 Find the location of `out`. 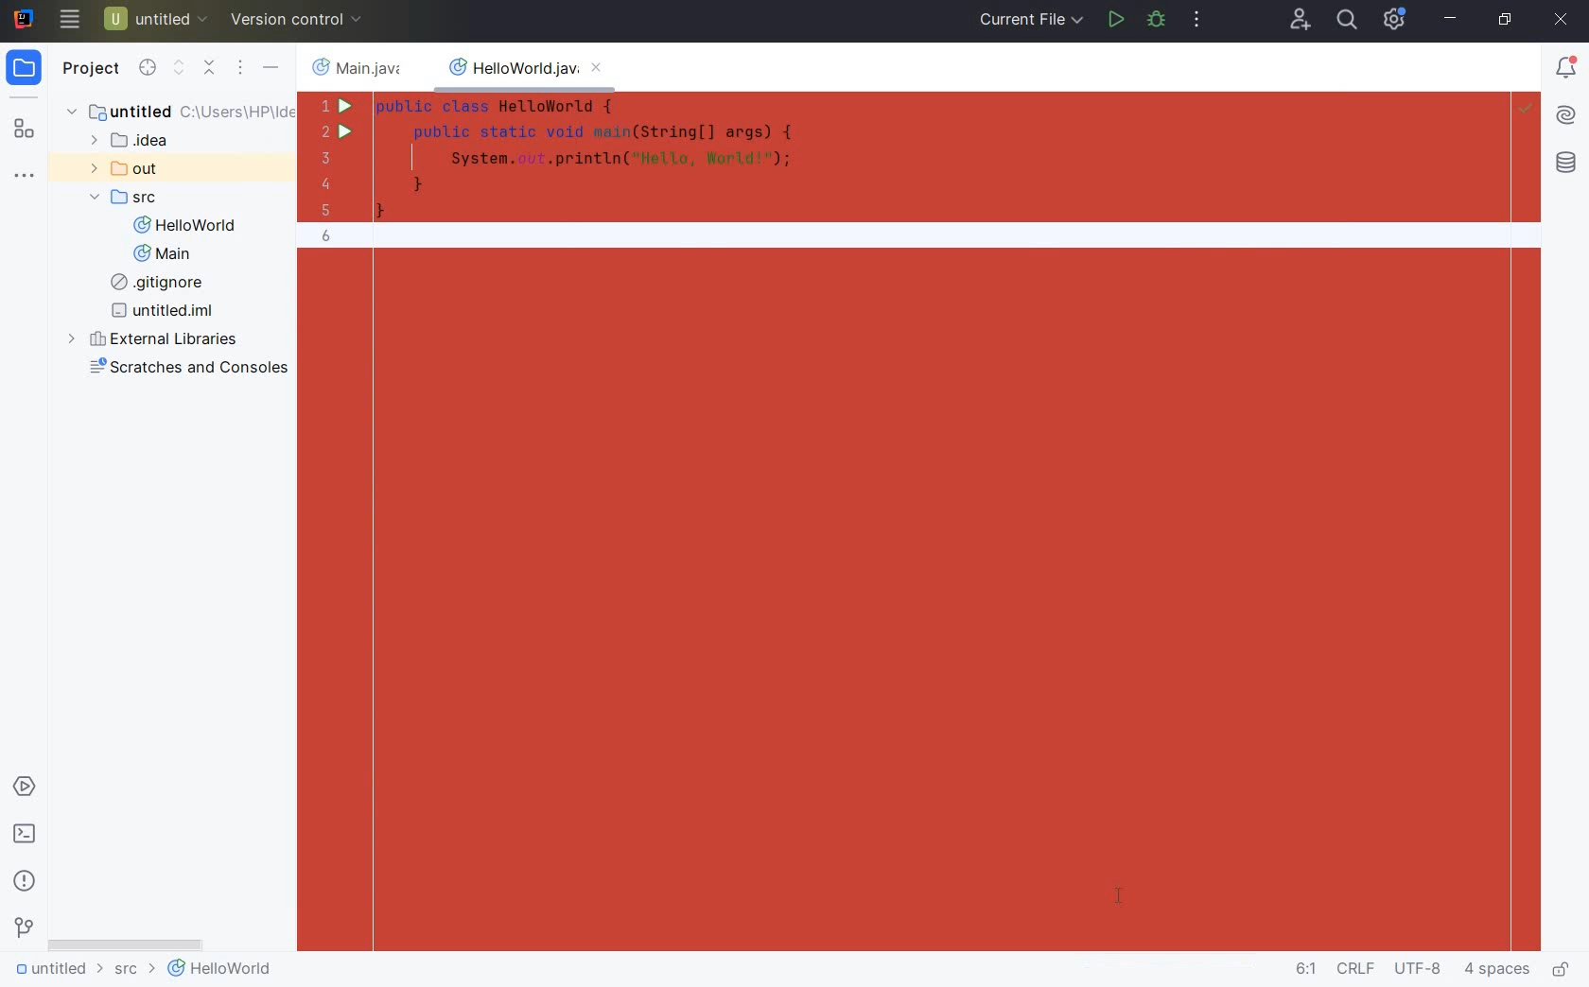

out is located at coordinates (124, 168).